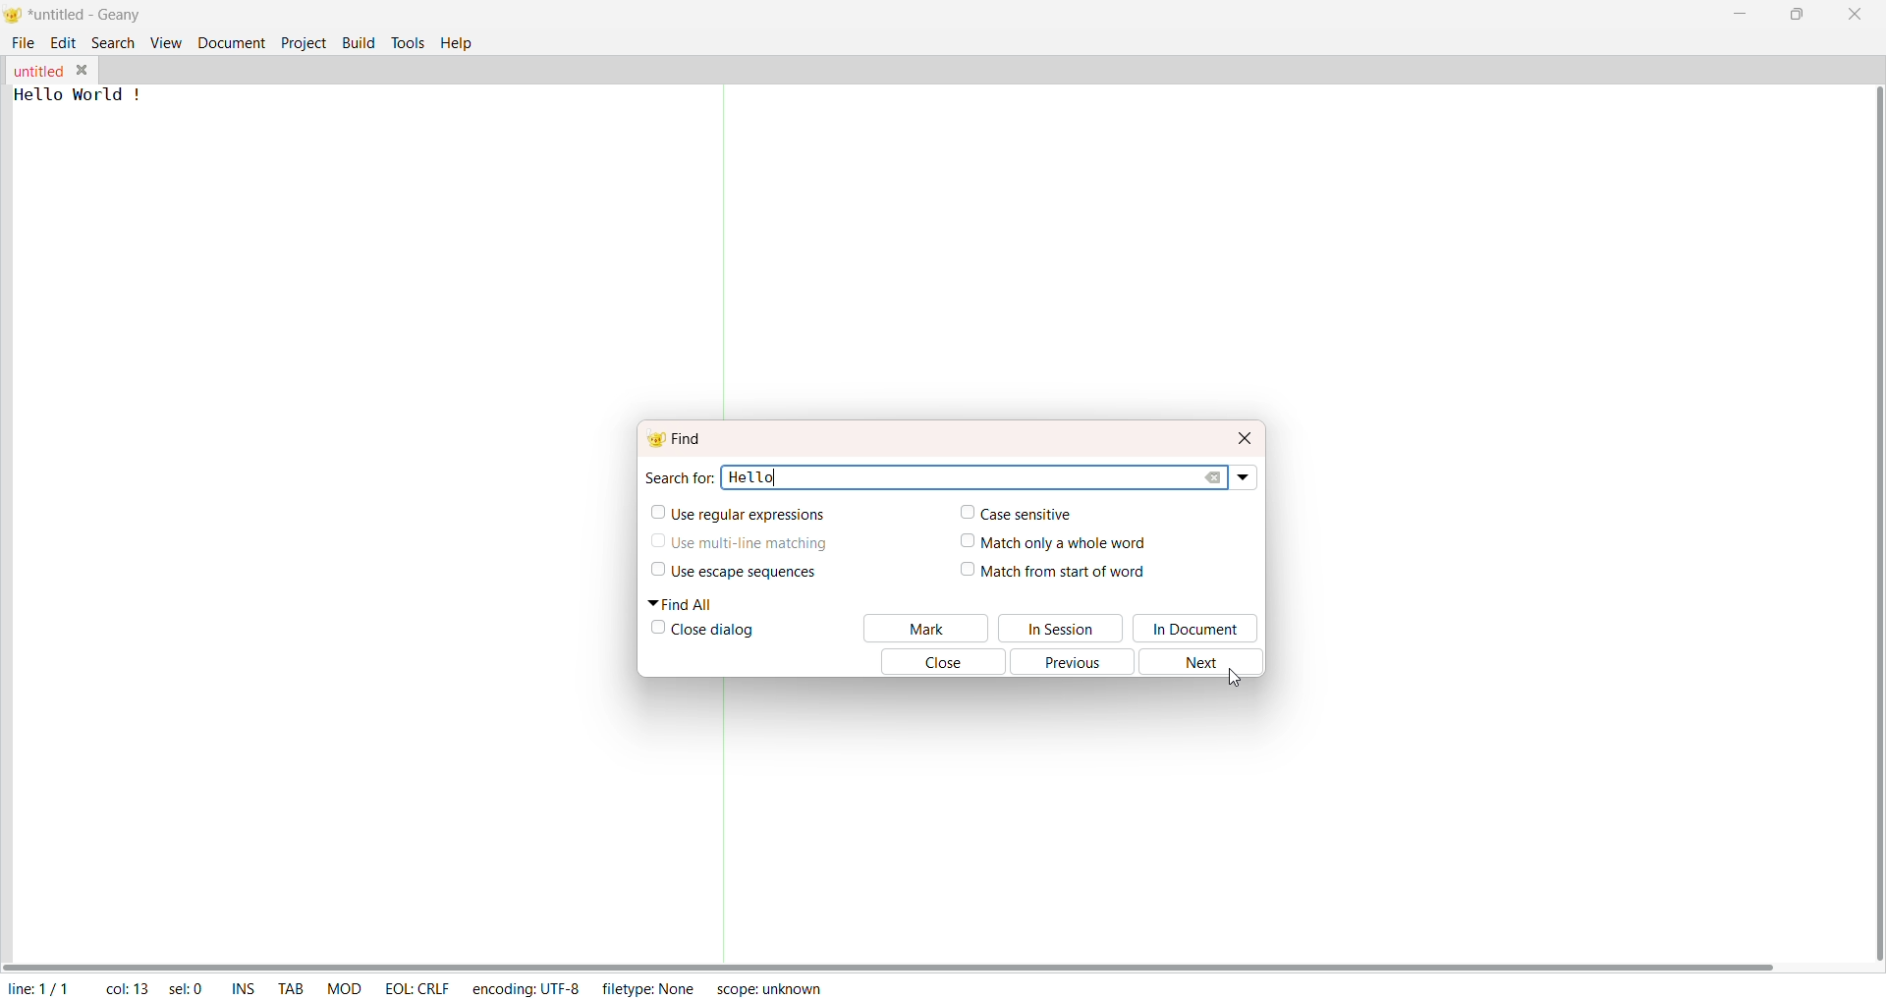 The image size is (1886, 1000). What do you see at coordinates (89, 17) in the screenshot?
I see `Title` at bounding box center [89, 17].